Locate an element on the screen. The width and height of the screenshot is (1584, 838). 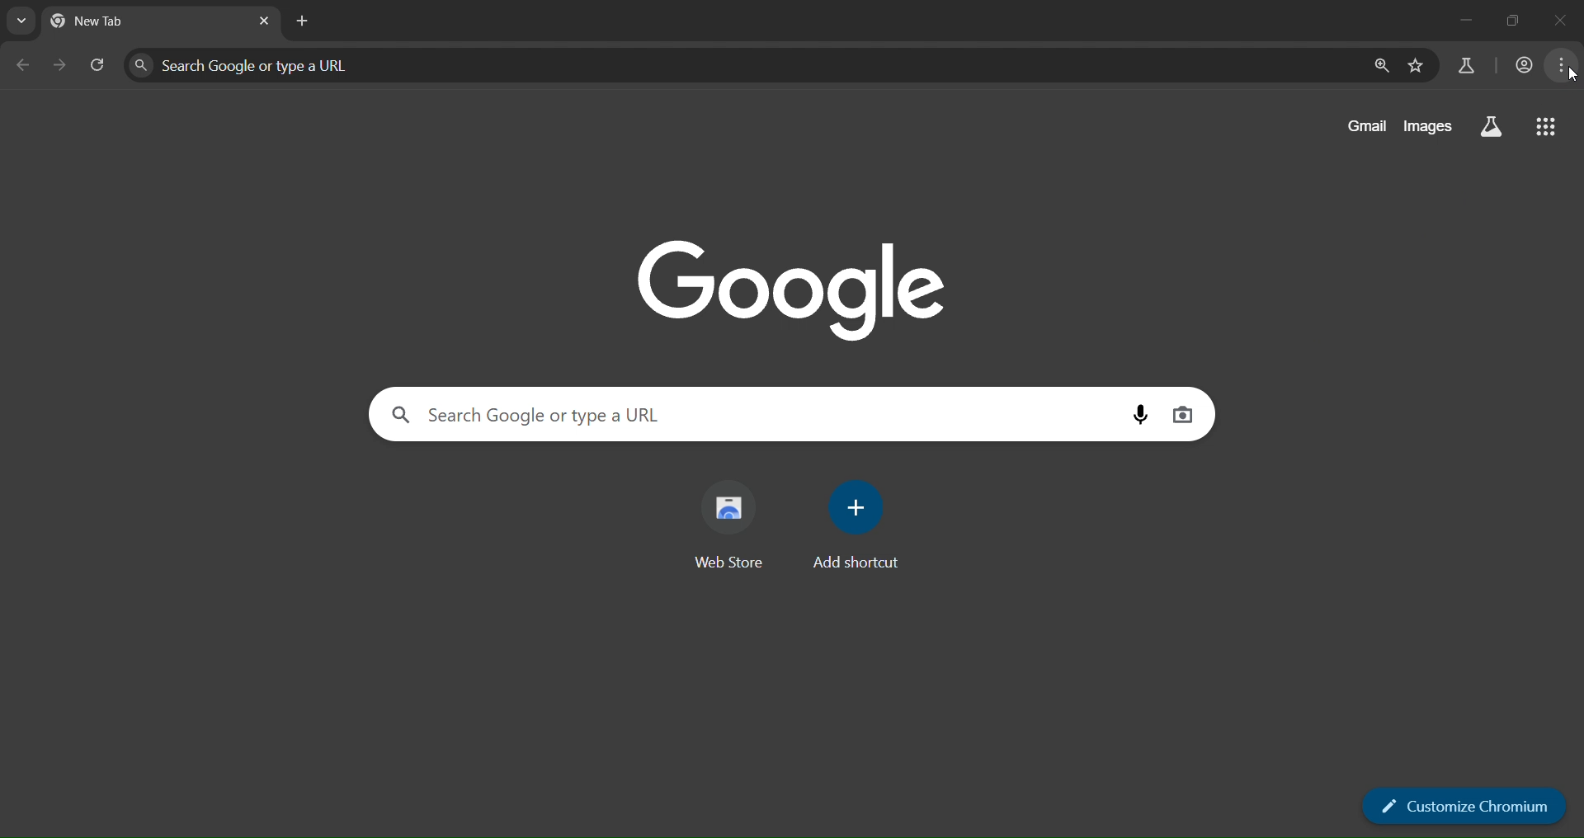
search labs is located at coordinates (1460, 67).